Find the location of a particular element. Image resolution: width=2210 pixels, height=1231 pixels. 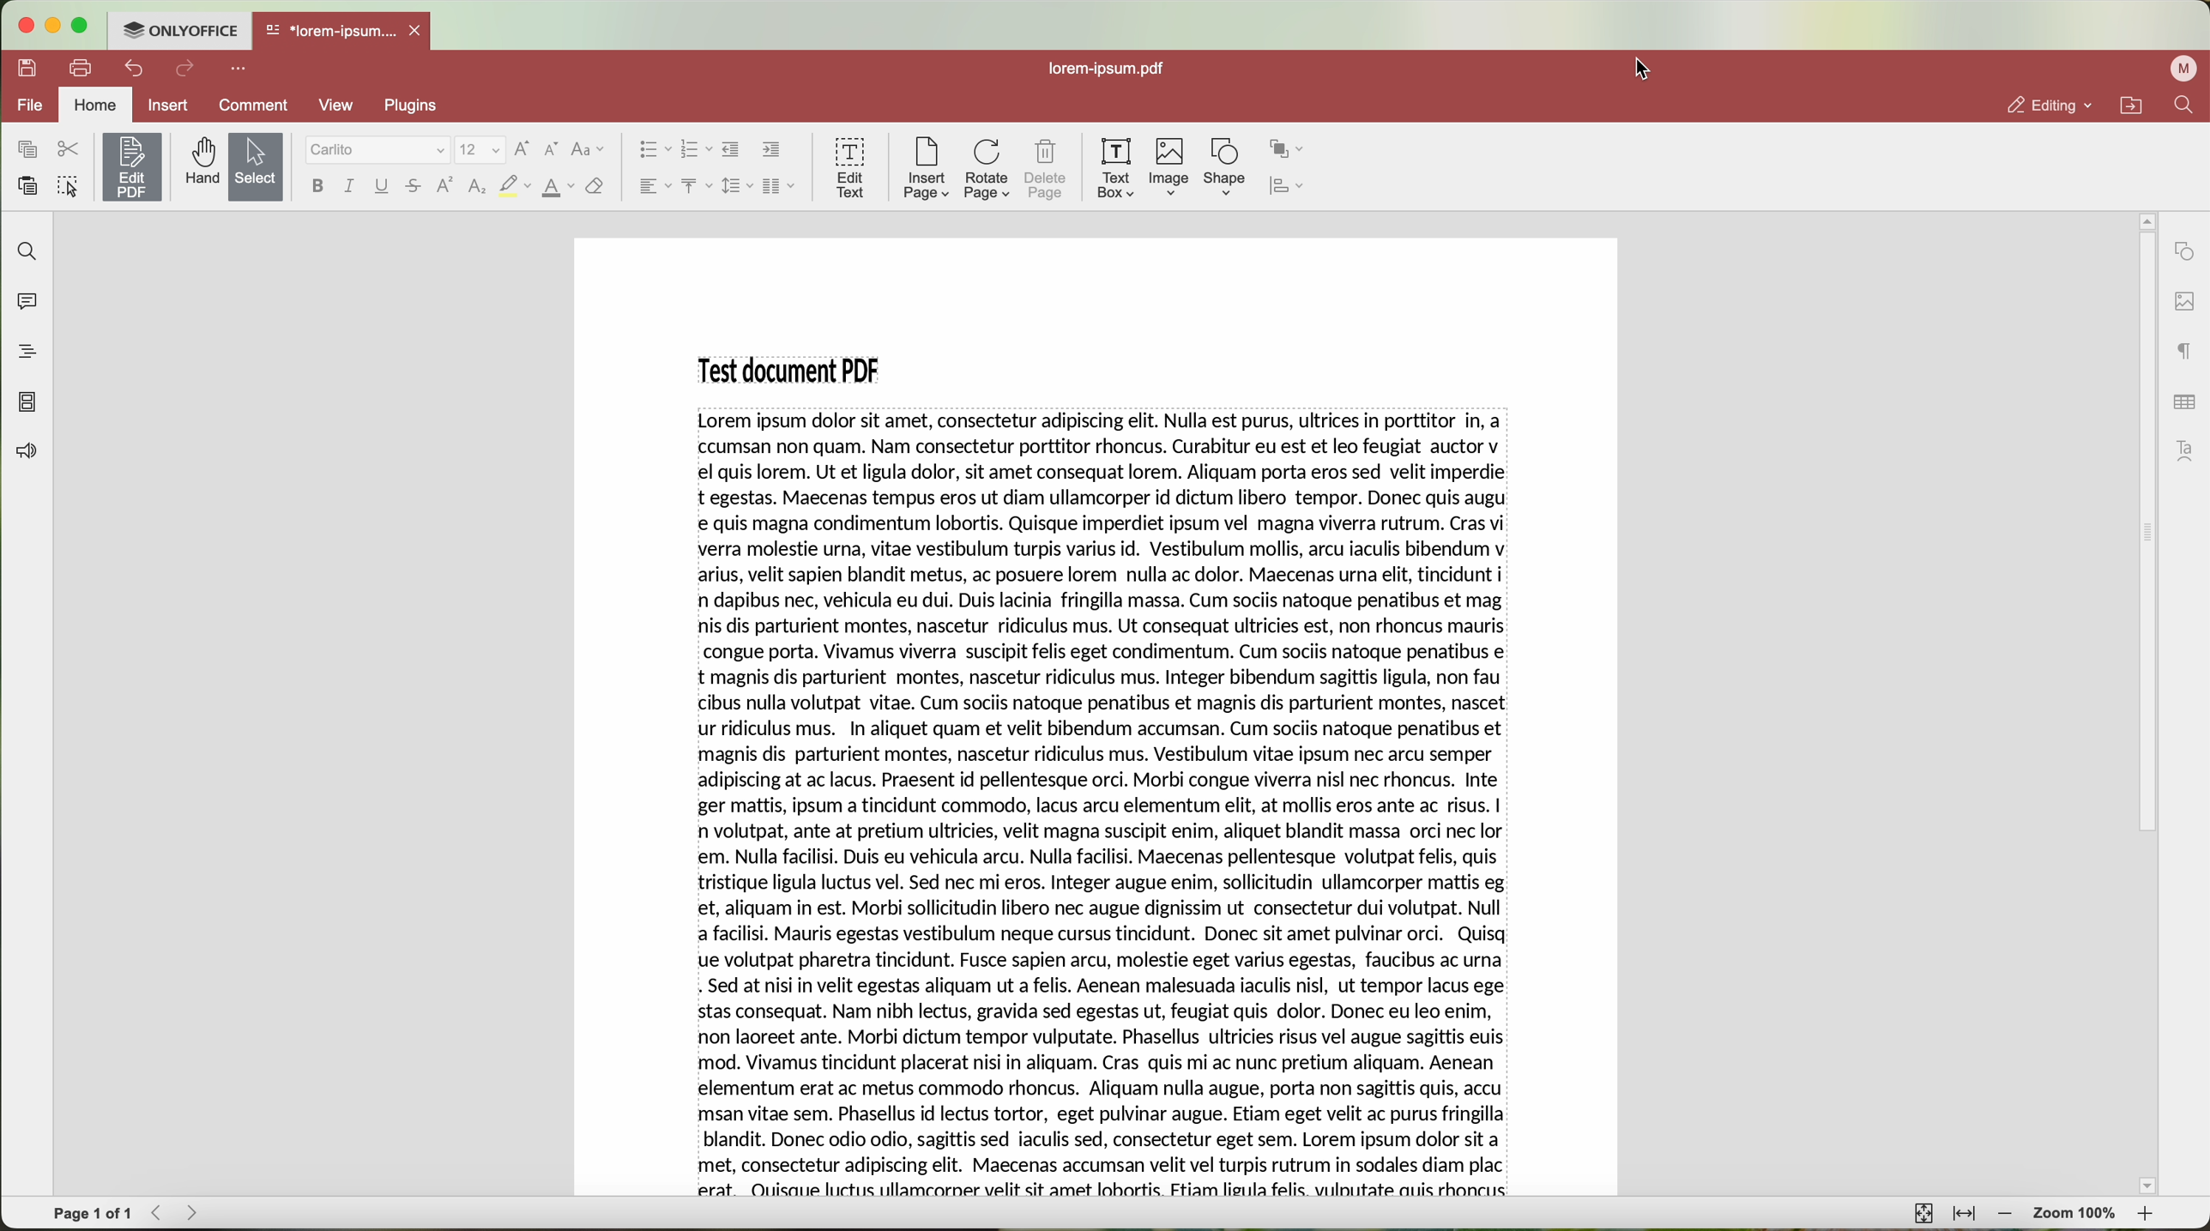

Insert is located at coordinates (168, 105).